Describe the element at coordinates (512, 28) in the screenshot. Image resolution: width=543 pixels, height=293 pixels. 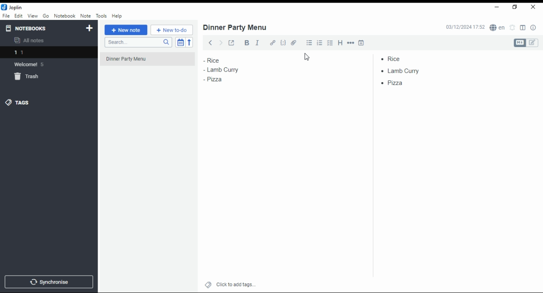
I see `set alarm` at that location.